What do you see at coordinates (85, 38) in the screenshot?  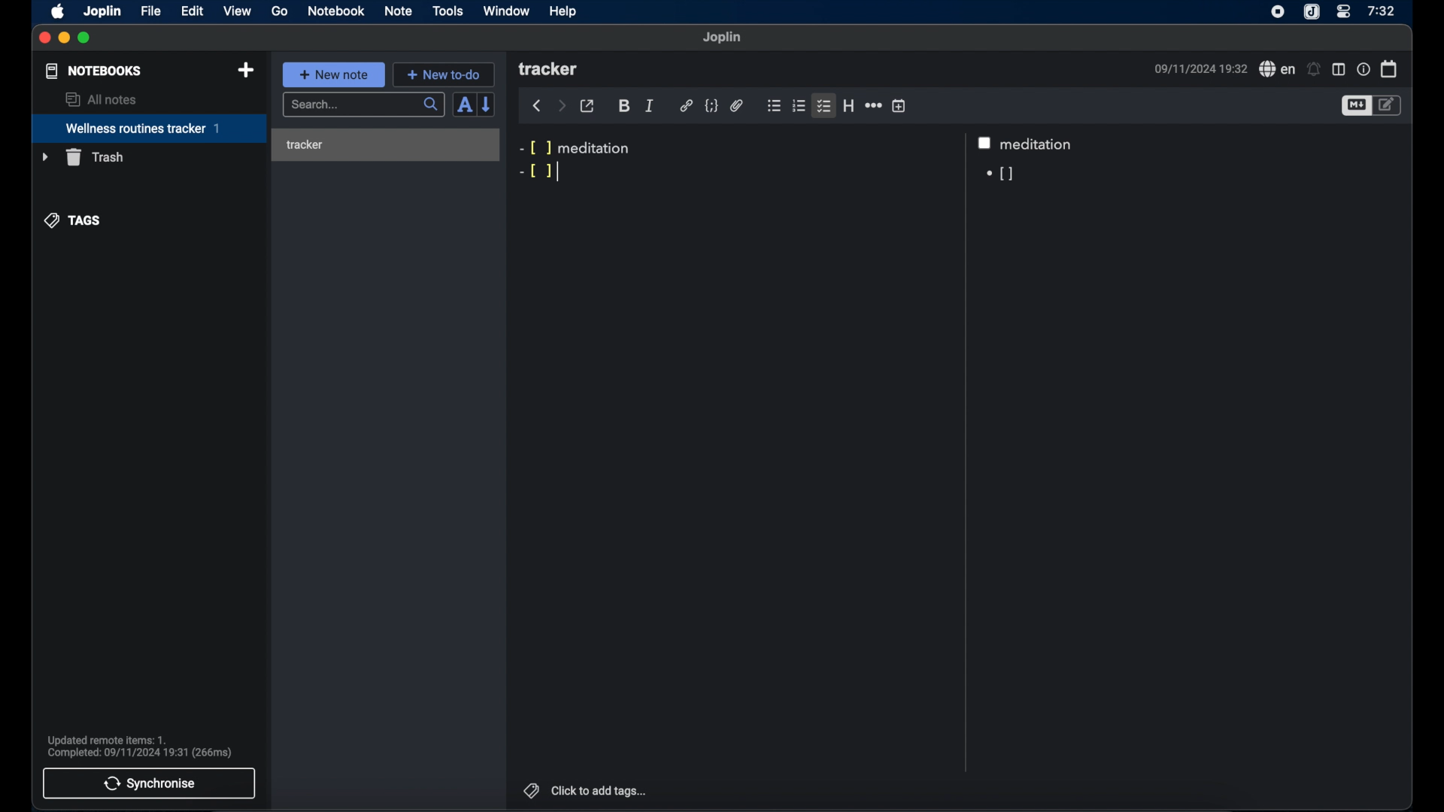 I see `maximize` at bounding box center [85, 38].